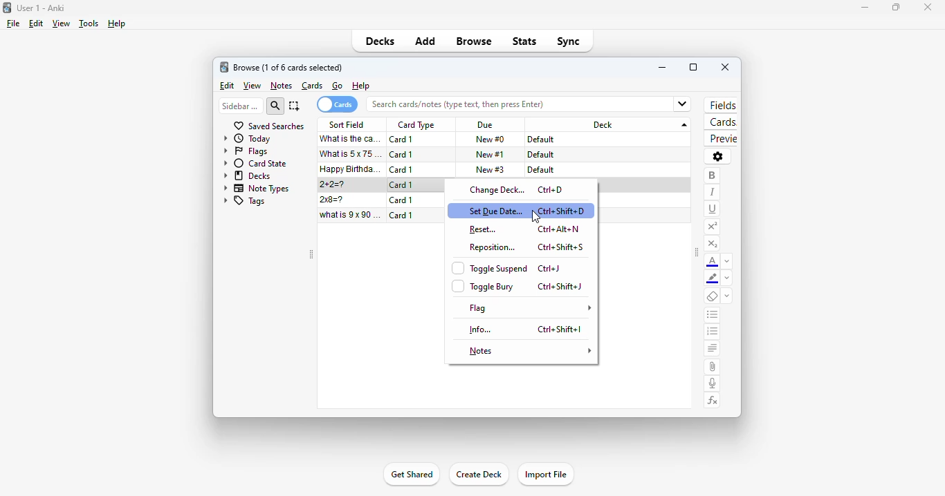 Image resolution: width=945 pixels, height=496 pixels. What do you see at coordinates (727, 261) in the screenshot?
I see `change color` at bounding box center [727, 261].